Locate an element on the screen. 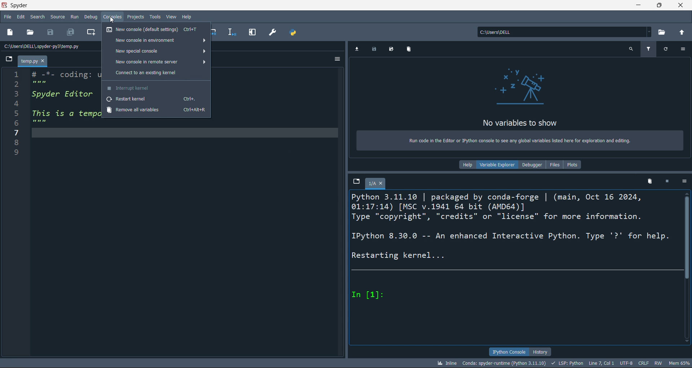 This screenshot has height=368, width=692. debug line is located at coordinates (233, 32).